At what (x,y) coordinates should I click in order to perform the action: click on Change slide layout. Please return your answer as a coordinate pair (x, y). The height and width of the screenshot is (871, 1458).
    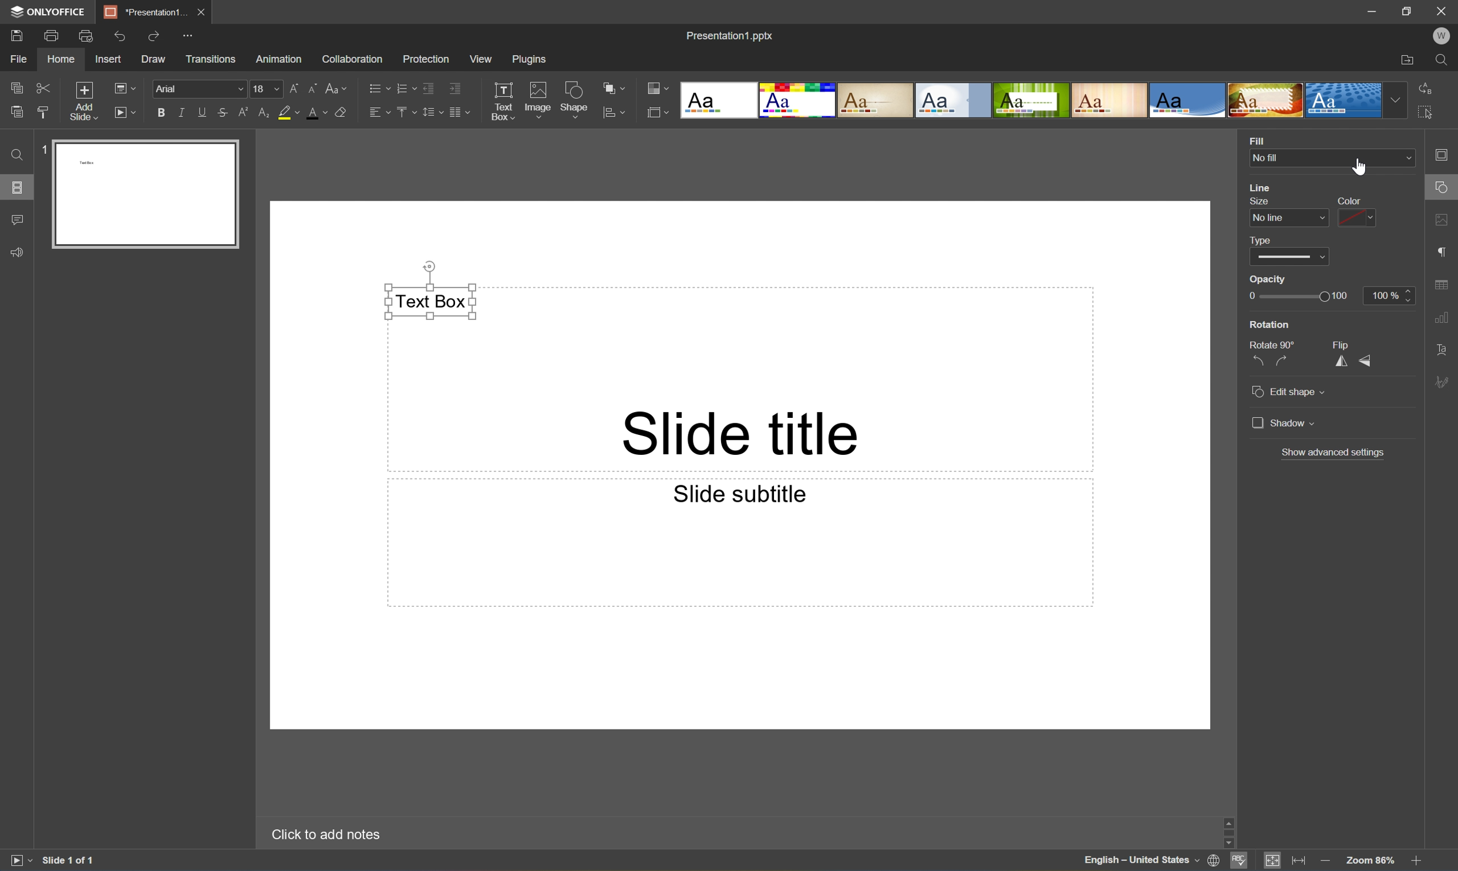
    Looking at the image, I should click on (123, 87).